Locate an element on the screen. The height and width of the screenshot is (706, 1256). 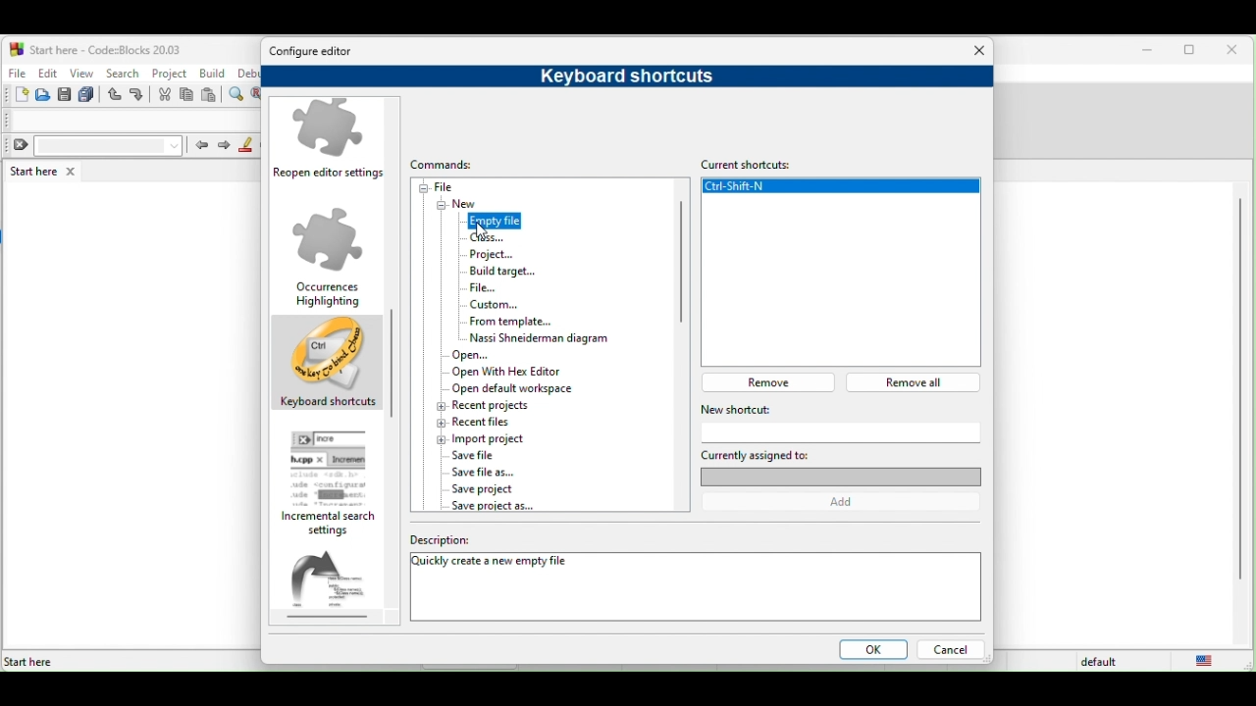
remove is located at coordinates (773, 381).